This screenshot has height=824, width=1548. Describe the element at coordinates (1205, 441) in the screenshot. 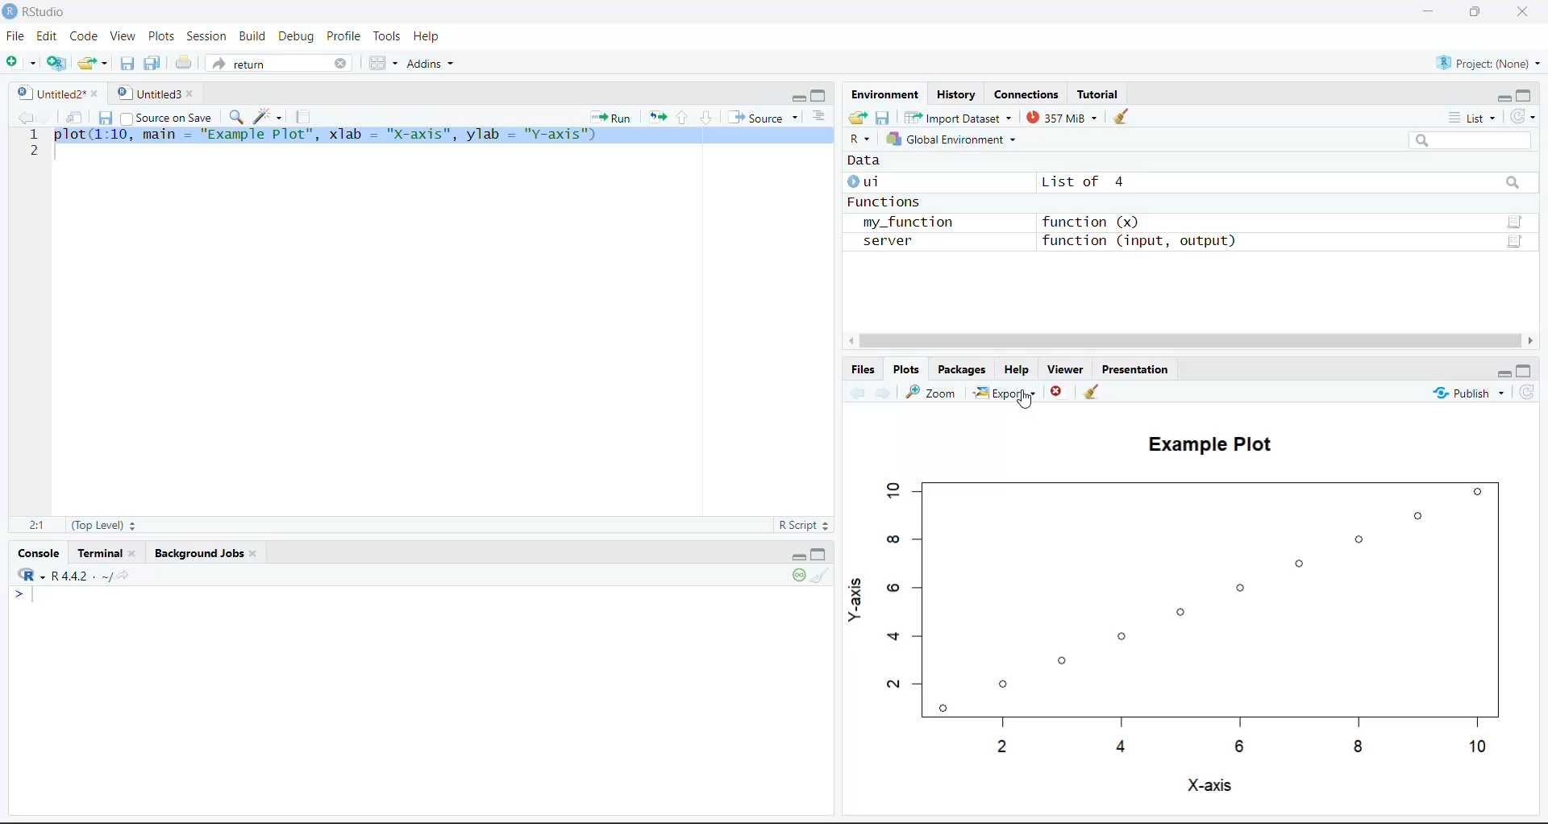

I see `Example Plot` at that location.